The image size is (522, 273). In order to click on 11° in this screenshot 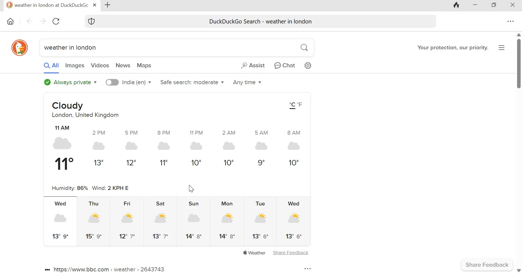, I will do `click(63, 163)`.